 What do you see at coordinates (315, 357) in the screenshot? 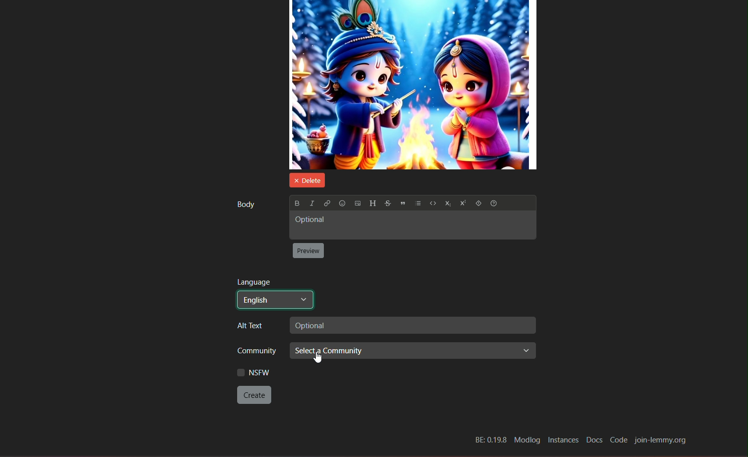
I see `Cursor` at bounding box center [315, 357].